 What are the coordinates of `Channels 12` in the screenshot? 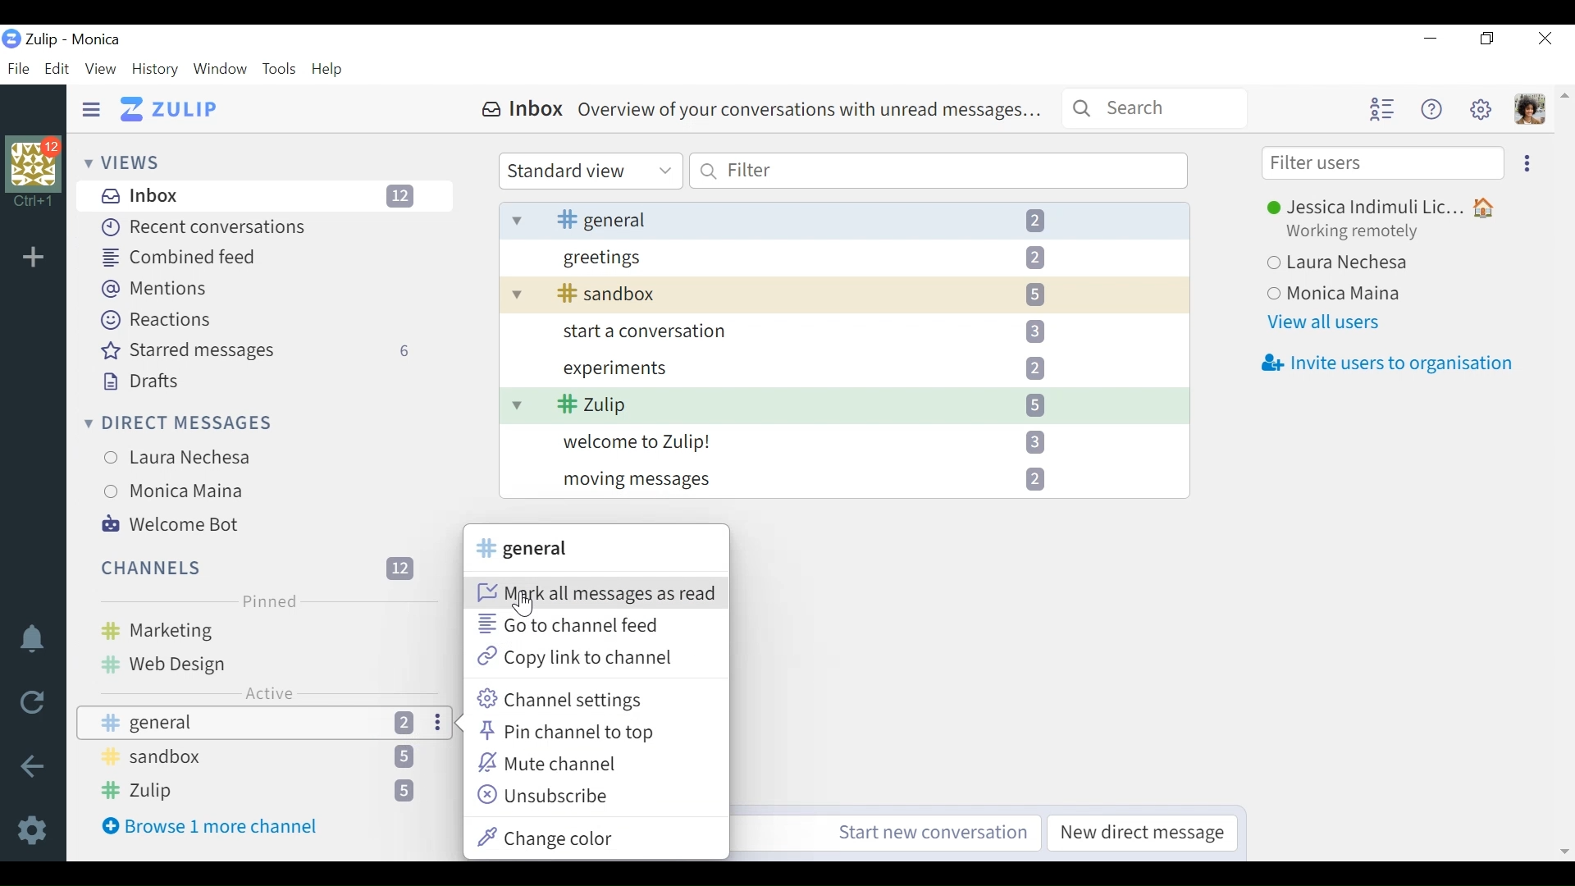 It's located at (260, 567).